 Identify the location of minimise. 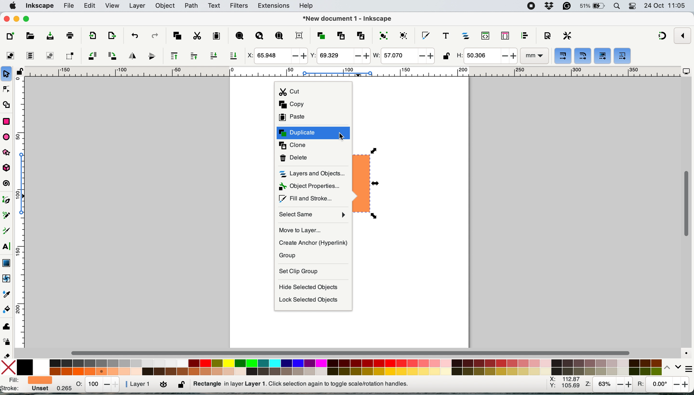
(16, 18).